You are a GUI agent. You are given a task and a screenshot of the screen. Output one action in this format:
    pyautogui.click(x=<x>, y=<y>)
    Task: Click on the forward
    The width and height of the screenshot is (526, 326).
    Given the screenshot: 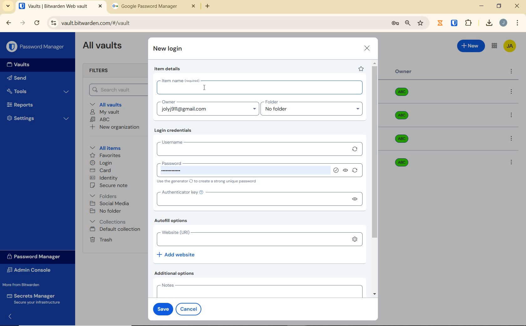 What is the action you would take?
    pyautogui.click(x=23, y=23)
    